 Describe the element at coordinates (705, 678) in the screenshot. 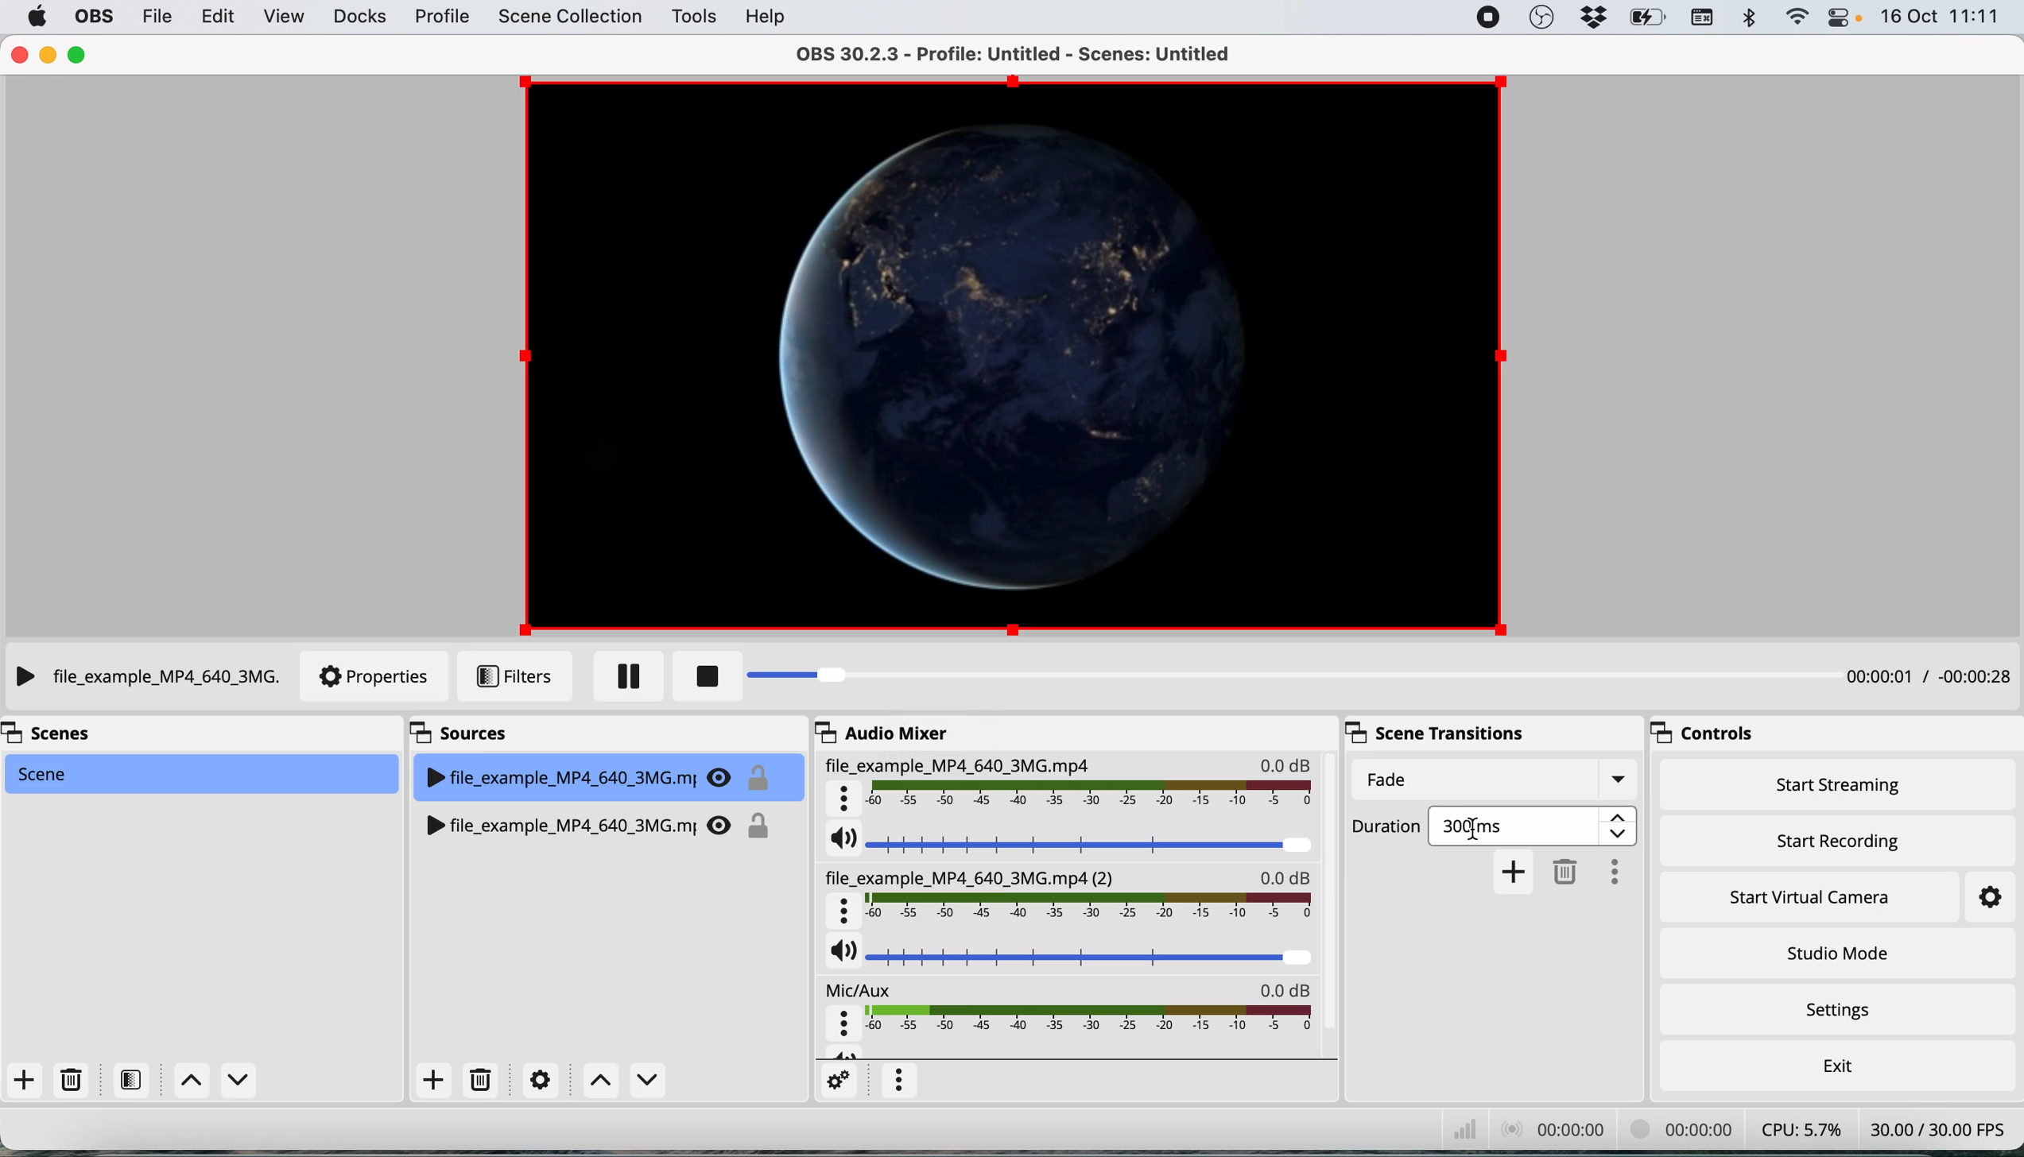

I see `stop` at that location.